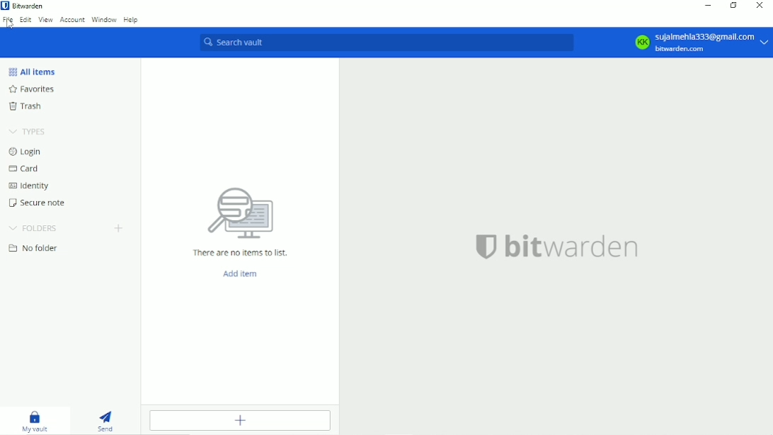  Describe the element at coordinates (120, 228) in the screenshot. I see `Create folder` at that location.